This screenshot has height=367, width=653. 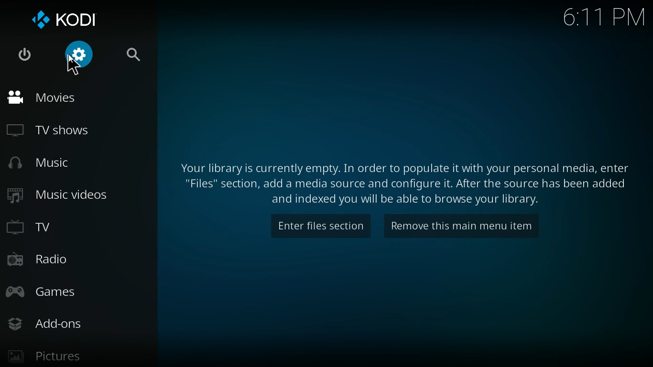 What do you see at coordinates (73, 293) in the screenshot?
I see `games` at bounding box center [73, 293].